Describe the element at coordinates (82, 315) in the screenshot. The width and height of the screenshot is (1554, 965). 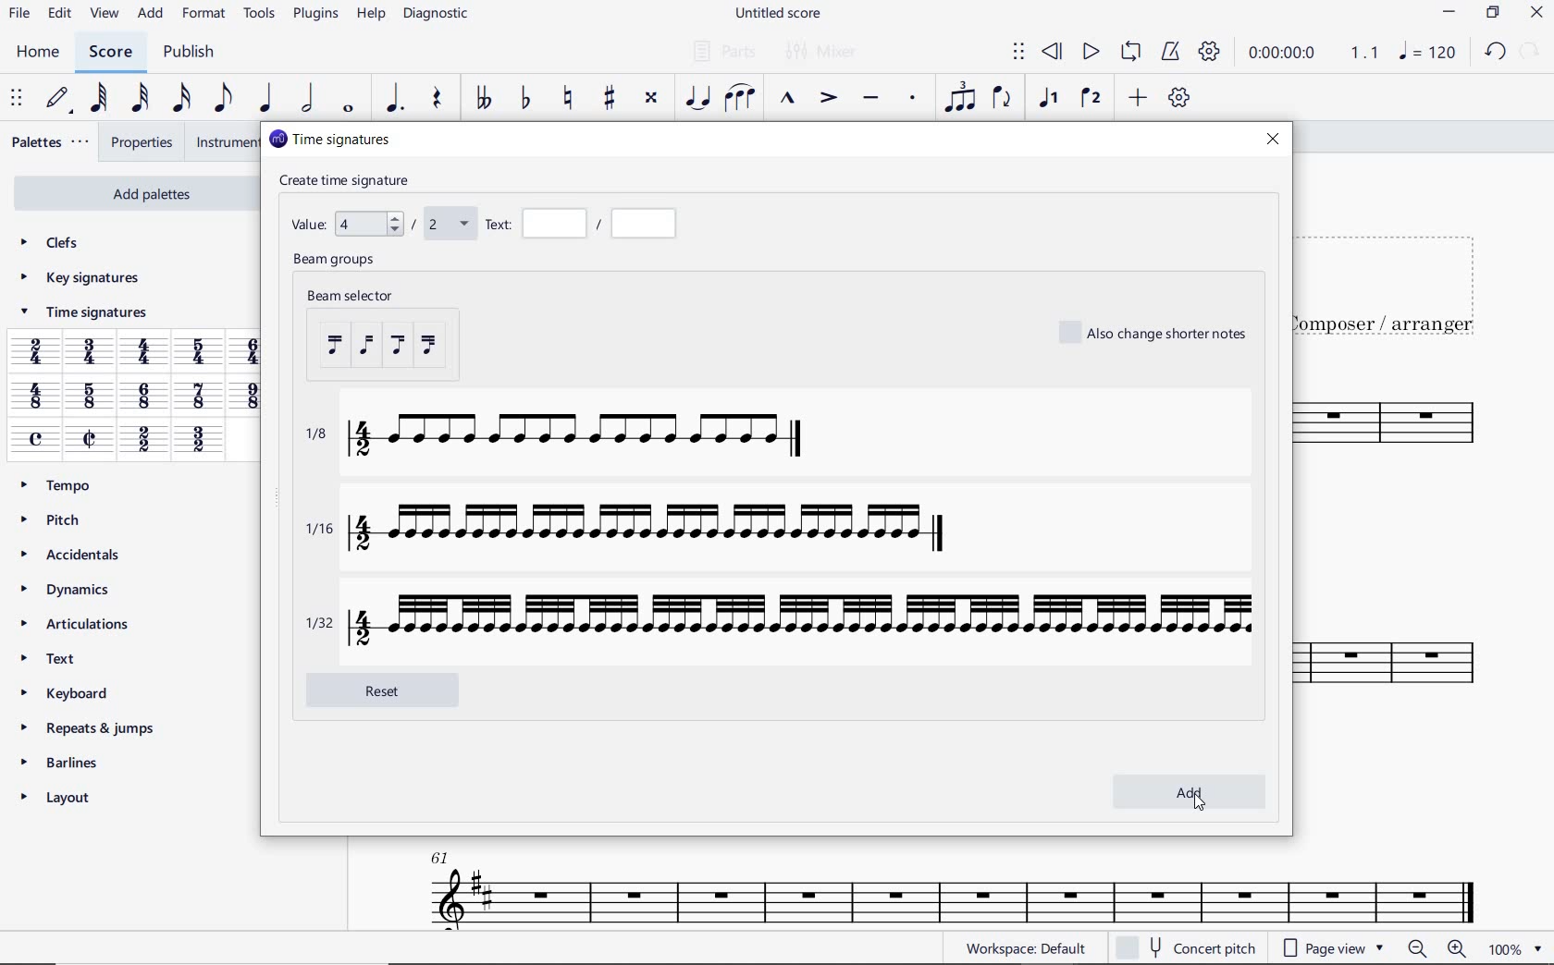
I see `TIME SIGNATURES` at that location.